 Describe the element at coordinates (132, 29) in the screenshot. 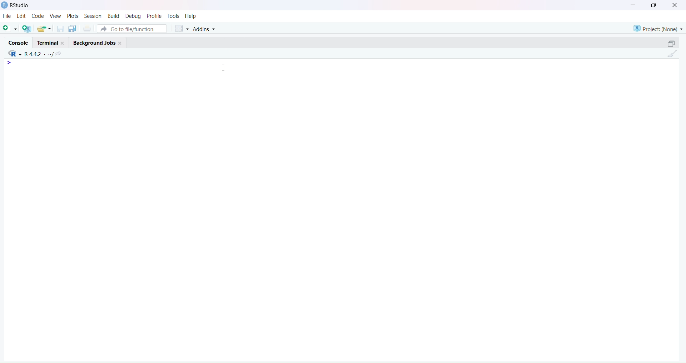

I see `go to file/function` at that location.